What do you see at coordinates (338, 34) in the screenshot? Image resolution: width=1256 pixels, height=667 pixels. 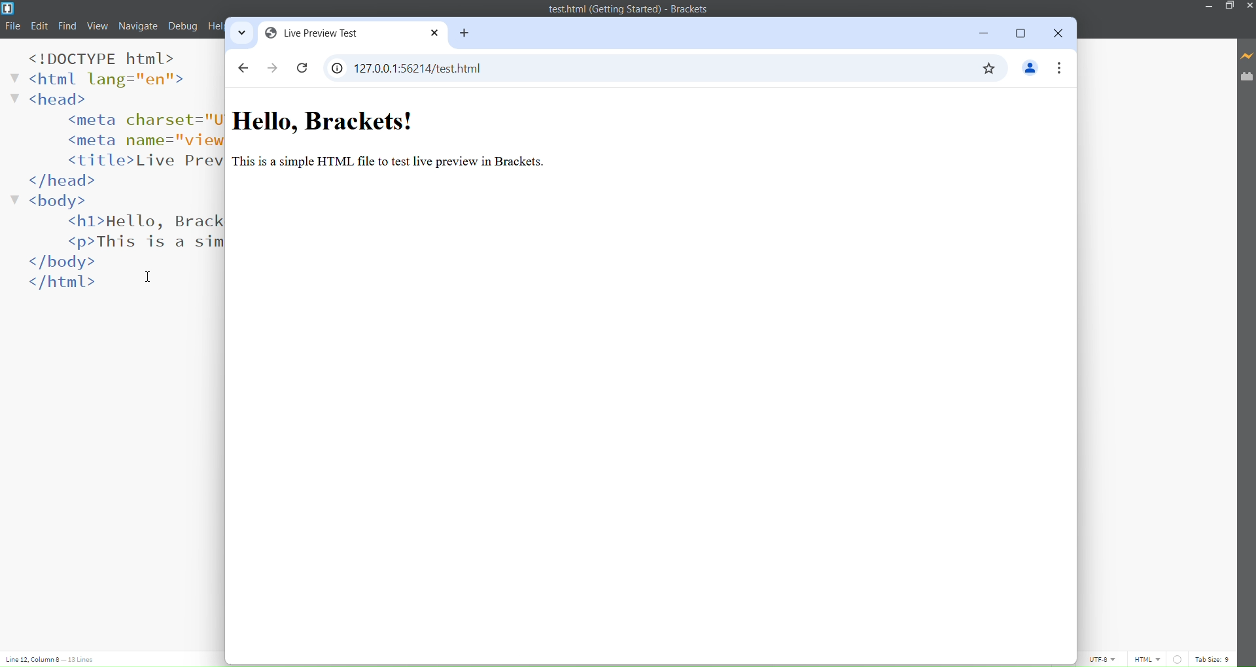 I see `Current Tab Name` at bounding box center [338, 34].